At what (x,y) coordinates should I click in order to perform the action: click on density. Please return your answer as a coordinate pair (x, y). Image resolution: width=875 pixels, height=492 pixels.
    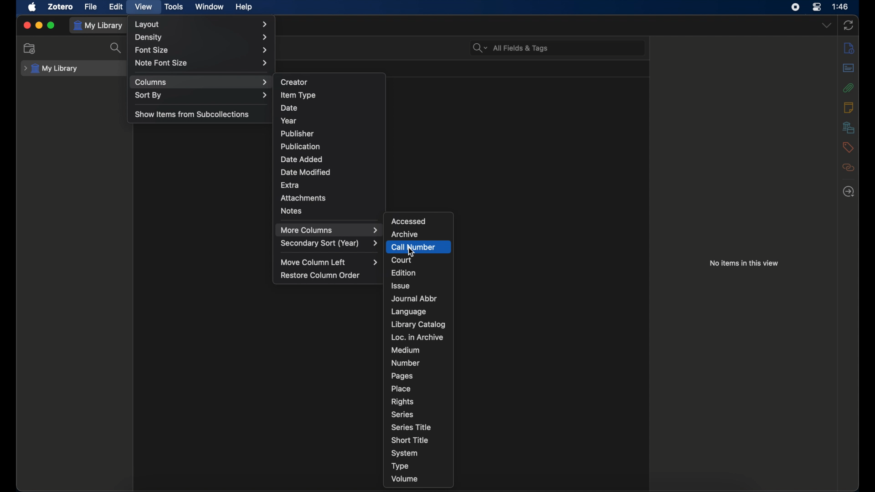
    Looking at the image, I should click on (201, 37).